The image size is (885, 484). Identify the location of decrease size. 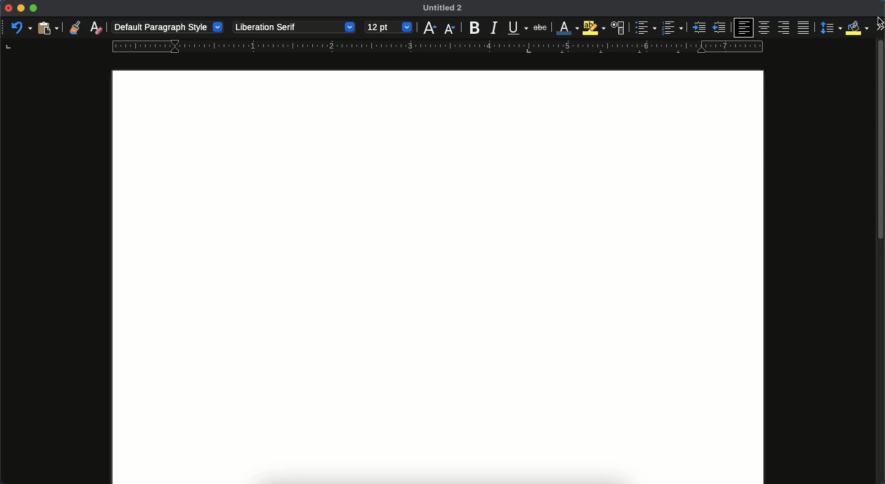
(450, 28).